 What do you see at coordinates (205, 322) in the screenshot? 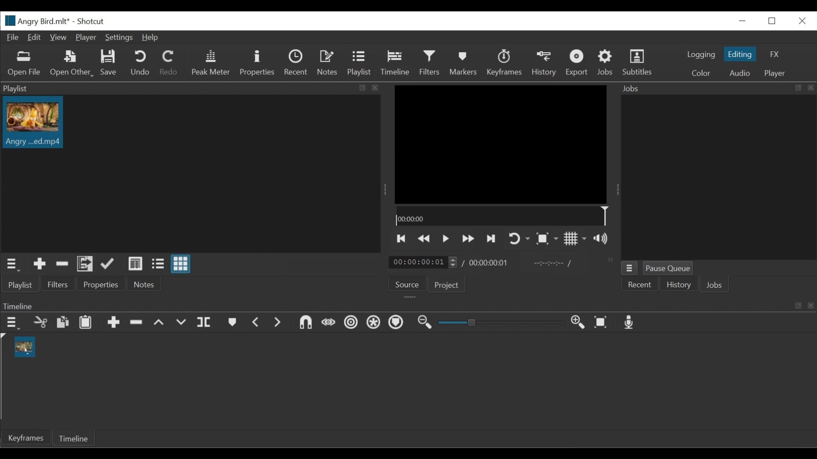
I see `Split at playhead` at bounding box center [205, 322].